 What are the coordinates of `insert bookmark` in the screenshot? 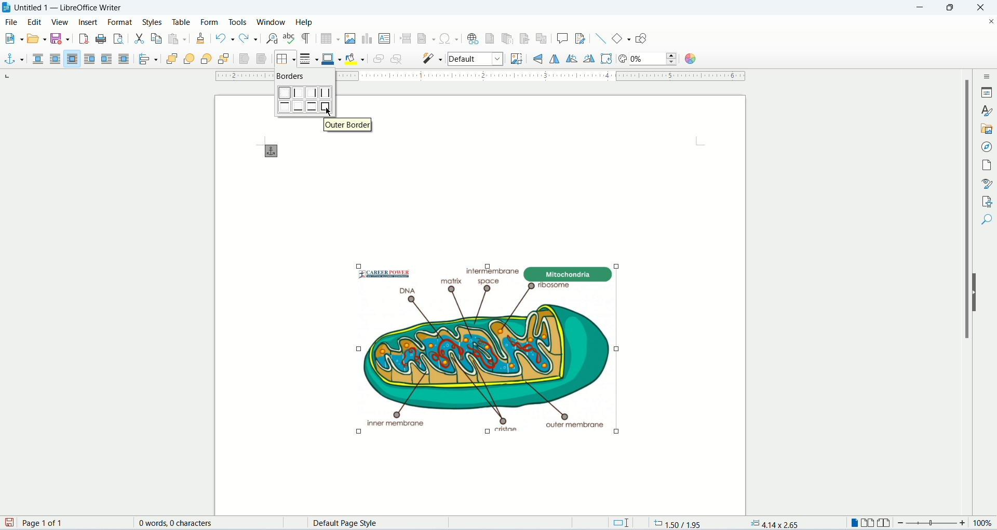 It's located at (524, 38).